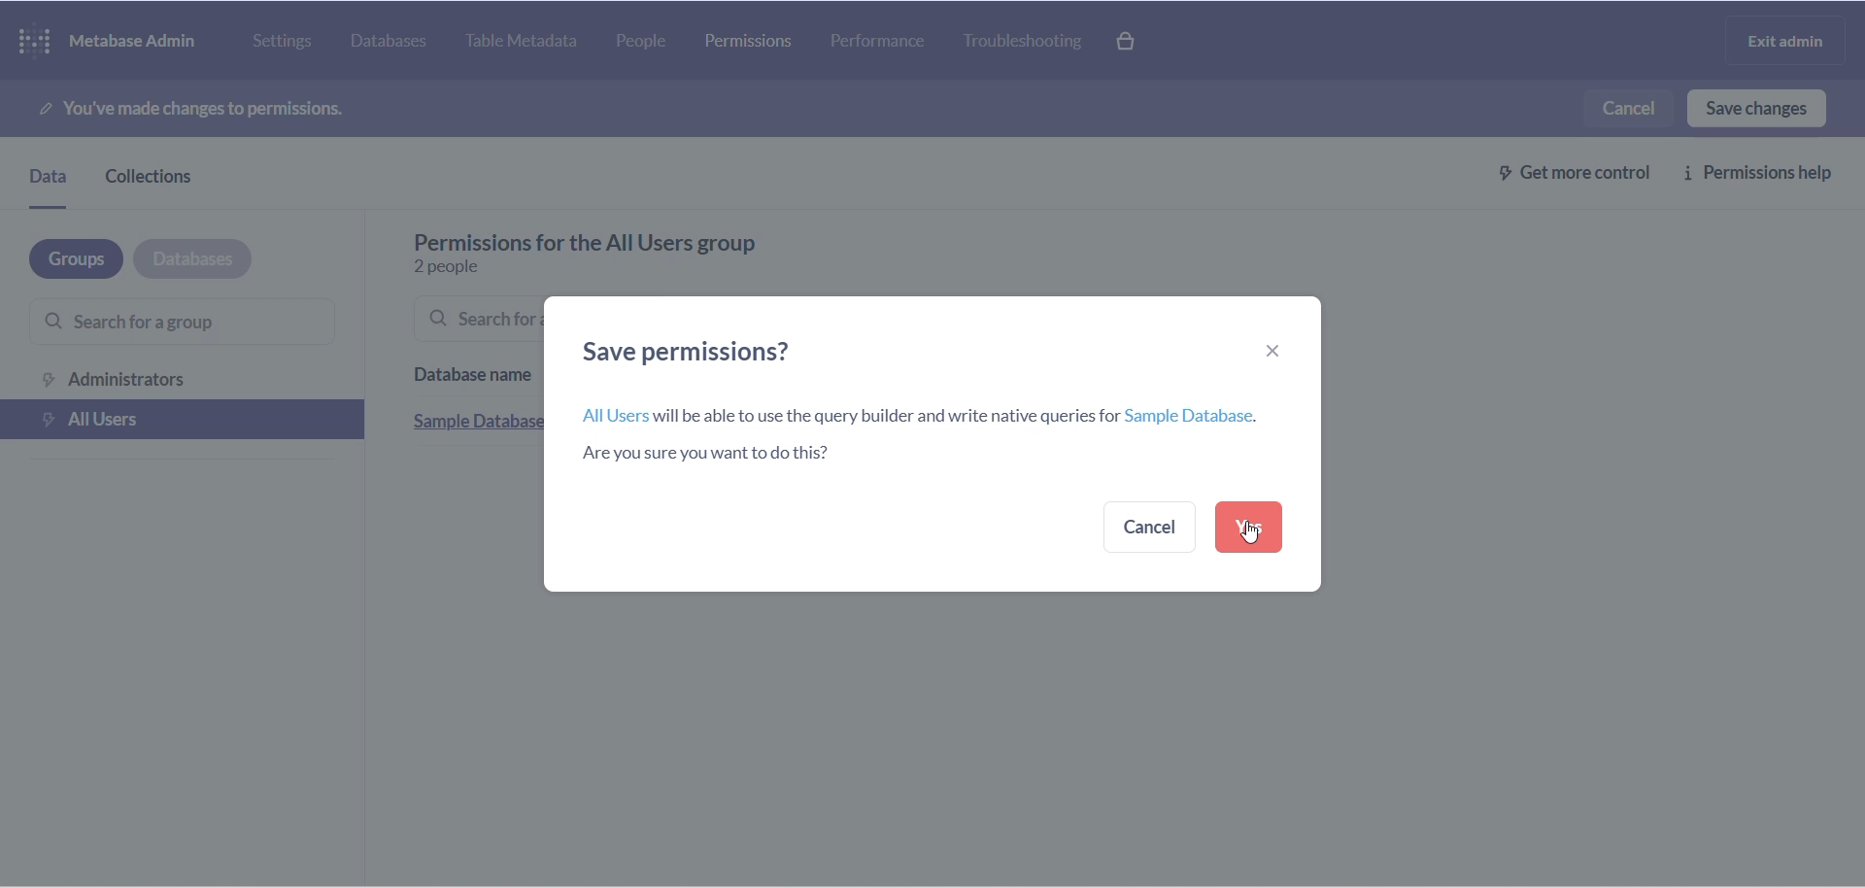 The image size is (1865, 888). What do you see at coordinates (749, 40) in the screenshot?
I see `permission` at bounding box center [749, 40].